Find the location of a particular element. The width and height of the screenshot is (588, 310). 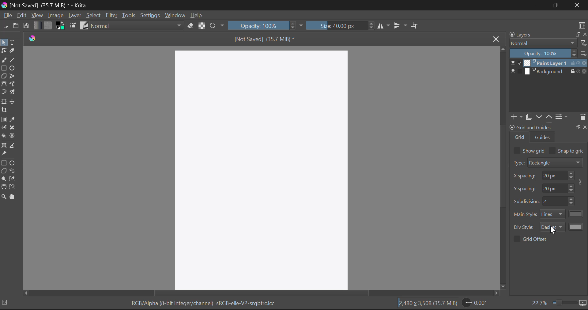

Settings is located at coordinates (150, 16).